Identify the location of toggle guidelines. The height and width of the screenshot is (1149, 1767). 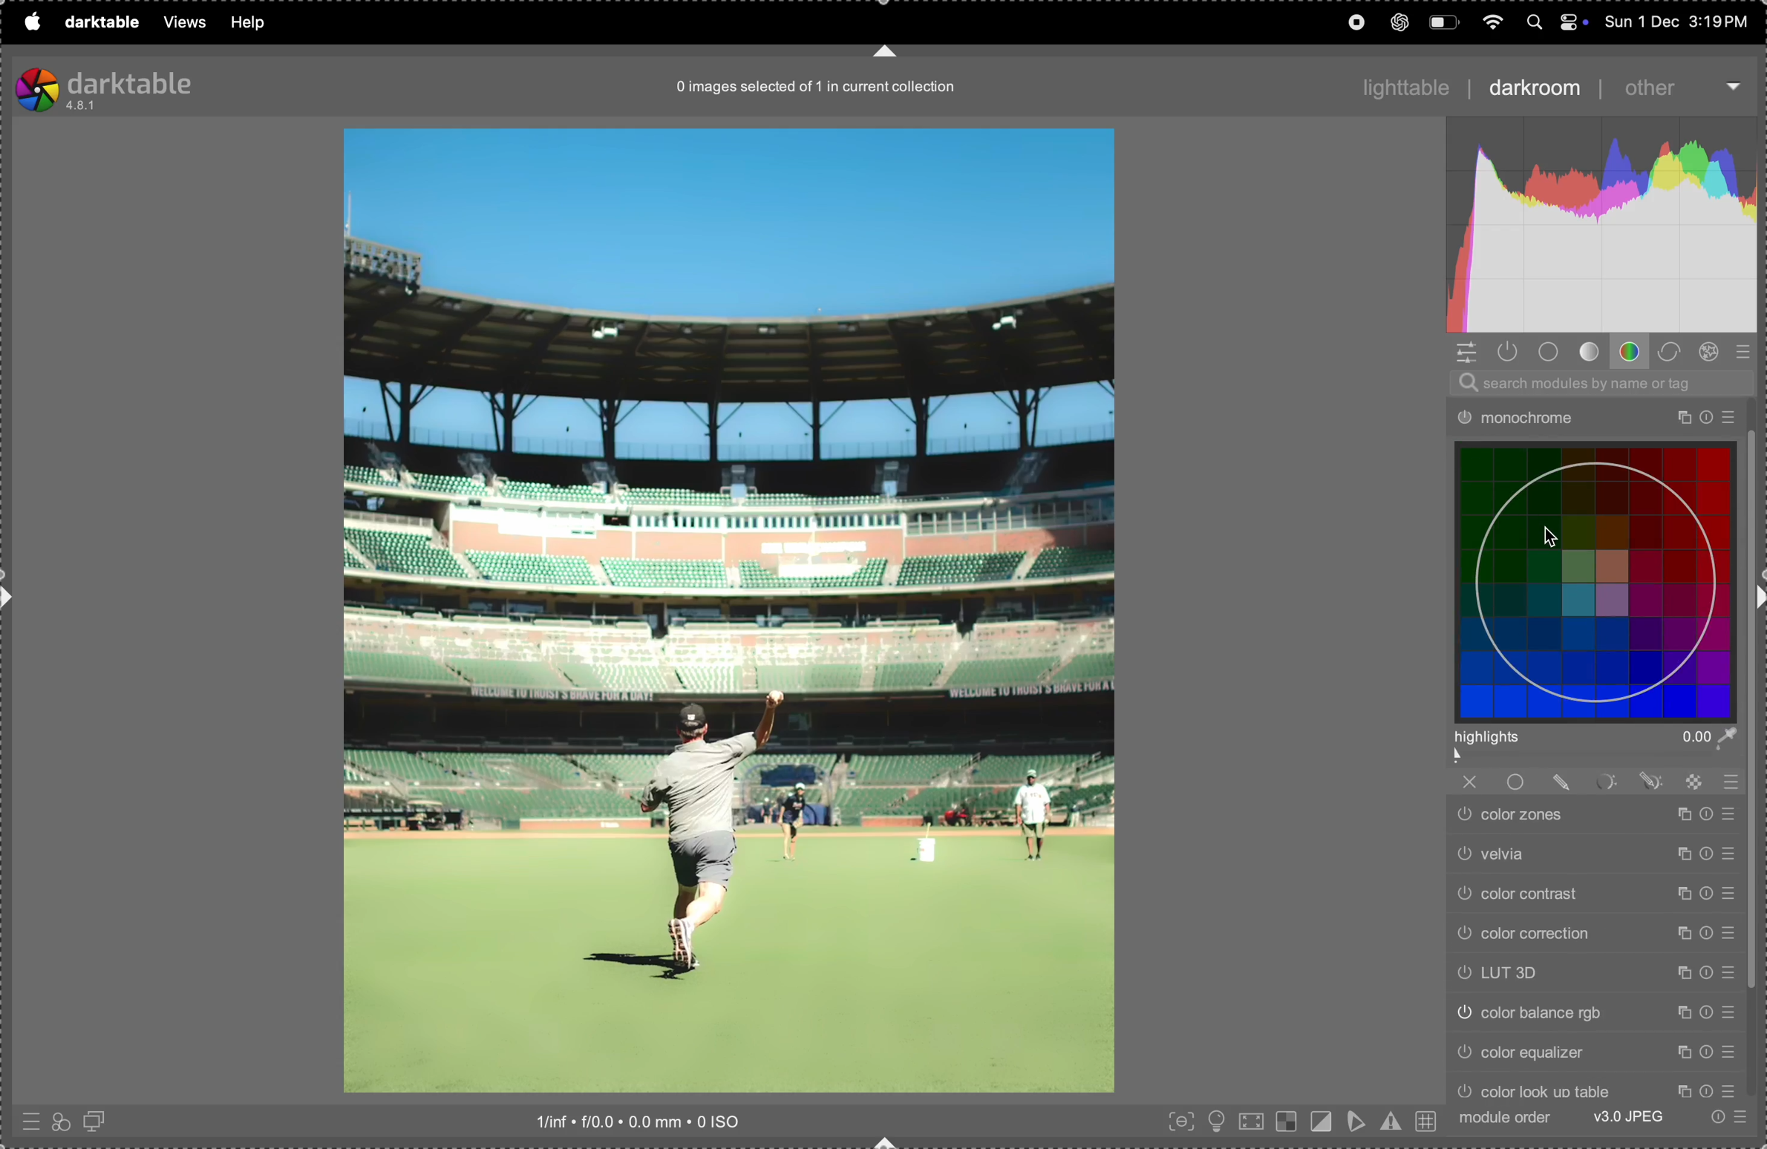
(1426, 1122).